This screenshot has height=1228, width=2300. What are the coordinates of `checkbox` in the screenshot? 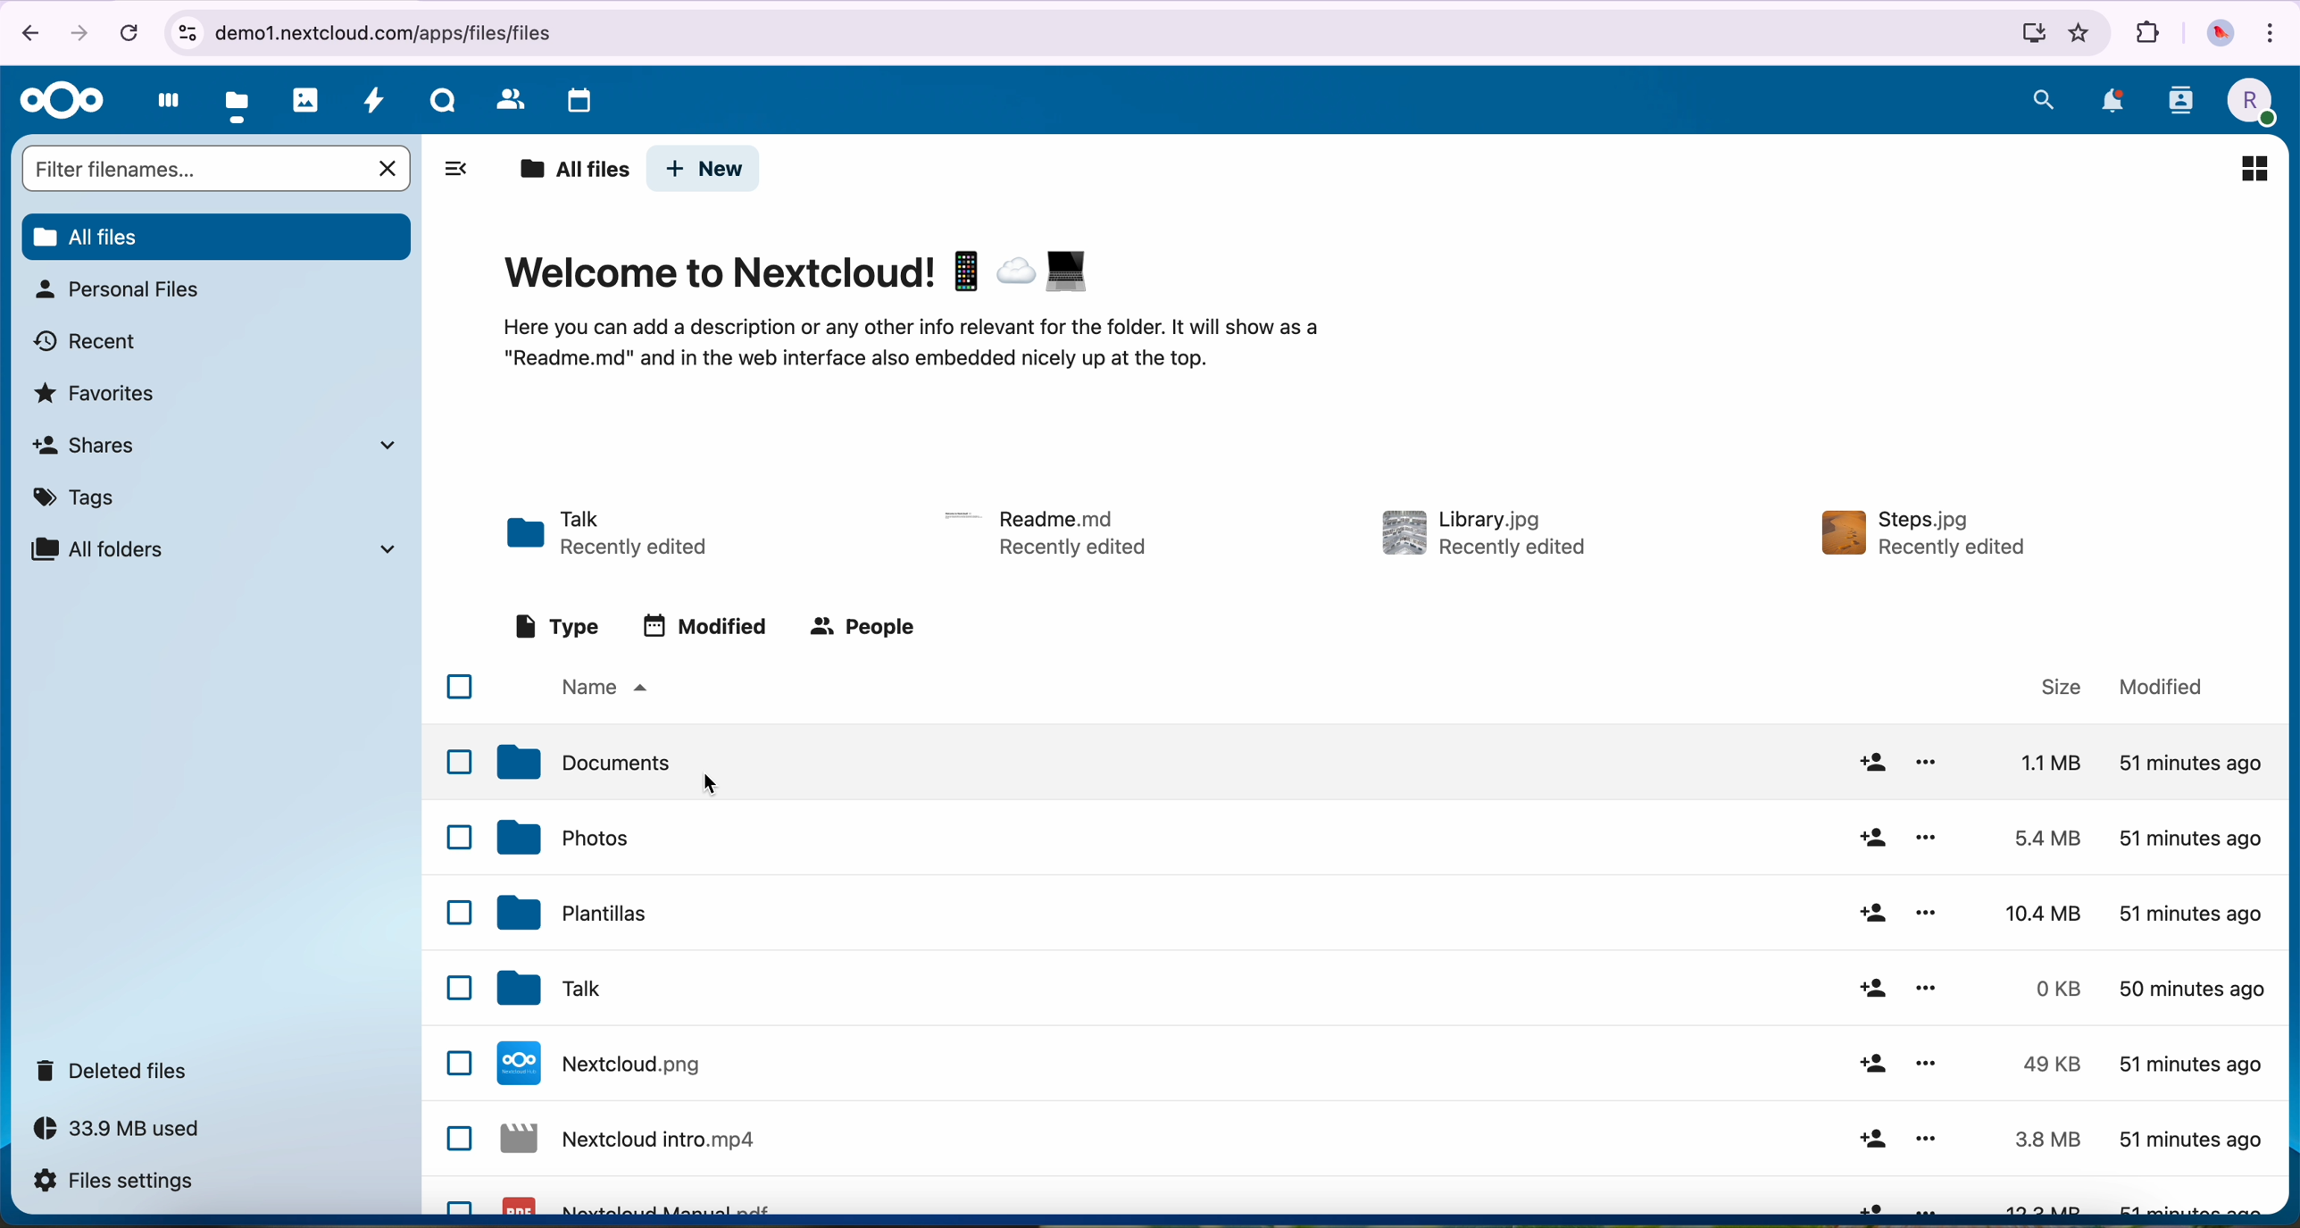 It's located at (462, 1137).